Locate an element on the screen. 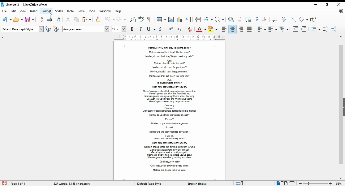 The width and height of the screenshot is (345, 186). toggle cursor is located at coordinates (239, 183).